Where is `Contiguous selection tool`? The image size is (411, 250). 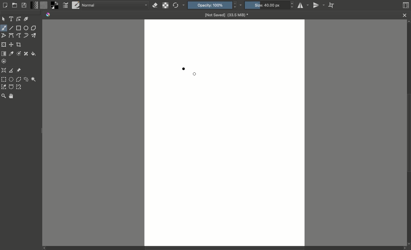
Contiguous selection tool is located at coordinates (34, 79).